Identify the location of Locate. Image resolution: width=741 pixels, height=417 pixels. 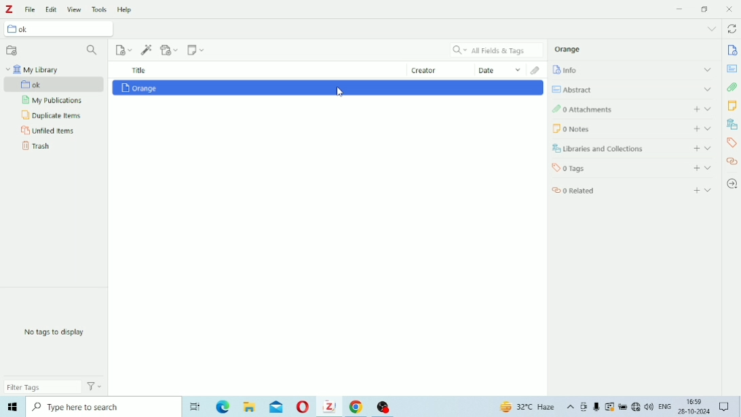
(731, 184).